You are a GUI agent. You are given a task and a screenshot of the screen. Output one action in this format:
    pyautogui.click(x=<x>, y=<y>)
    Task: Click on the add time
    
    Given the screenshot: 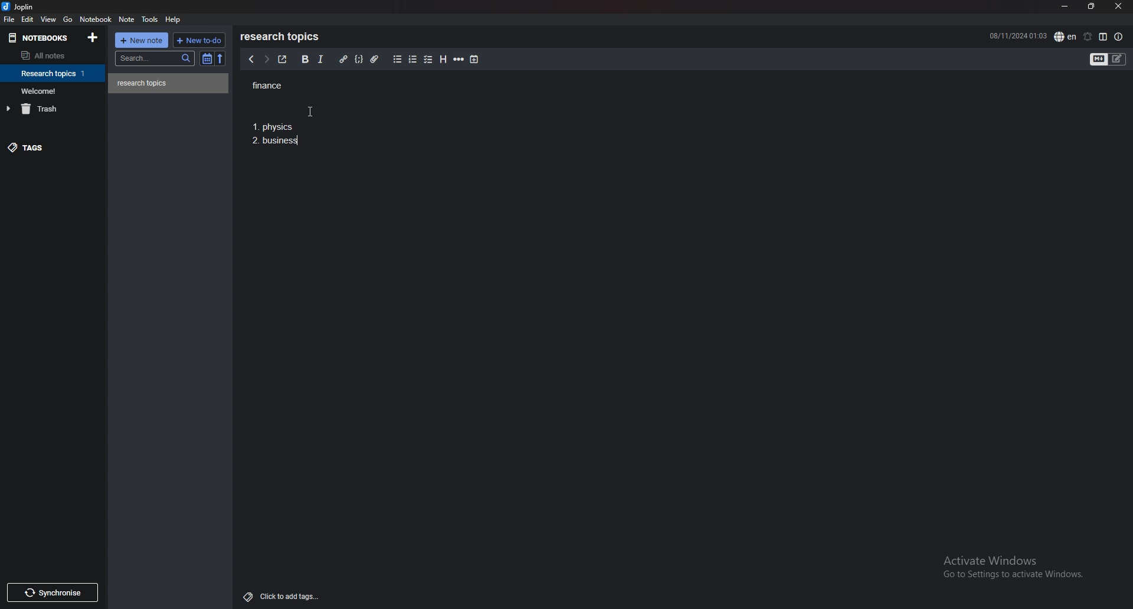 What is the action you would take?
    pyautogui.click(x=474, y=59)
    